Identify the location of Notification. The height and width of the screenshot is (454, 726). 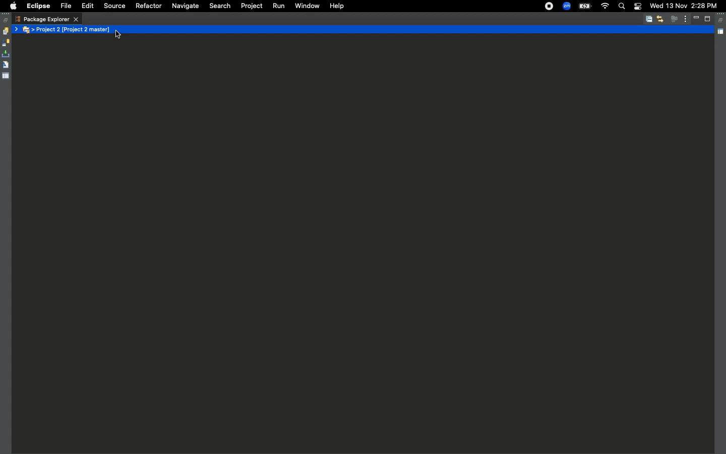
(637, 7).